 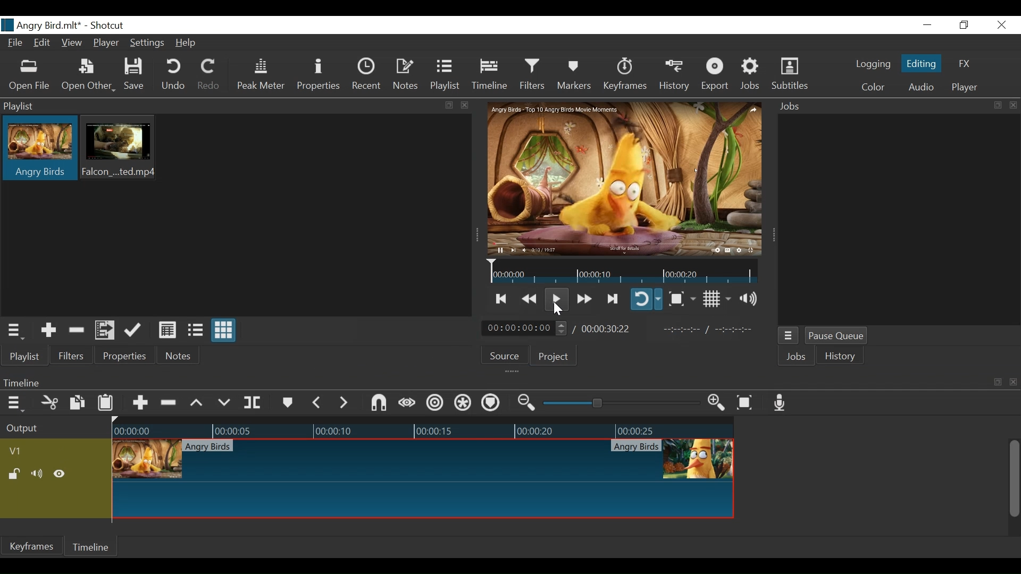 I want to click on Pause Queue, so click(x=836, y=335).